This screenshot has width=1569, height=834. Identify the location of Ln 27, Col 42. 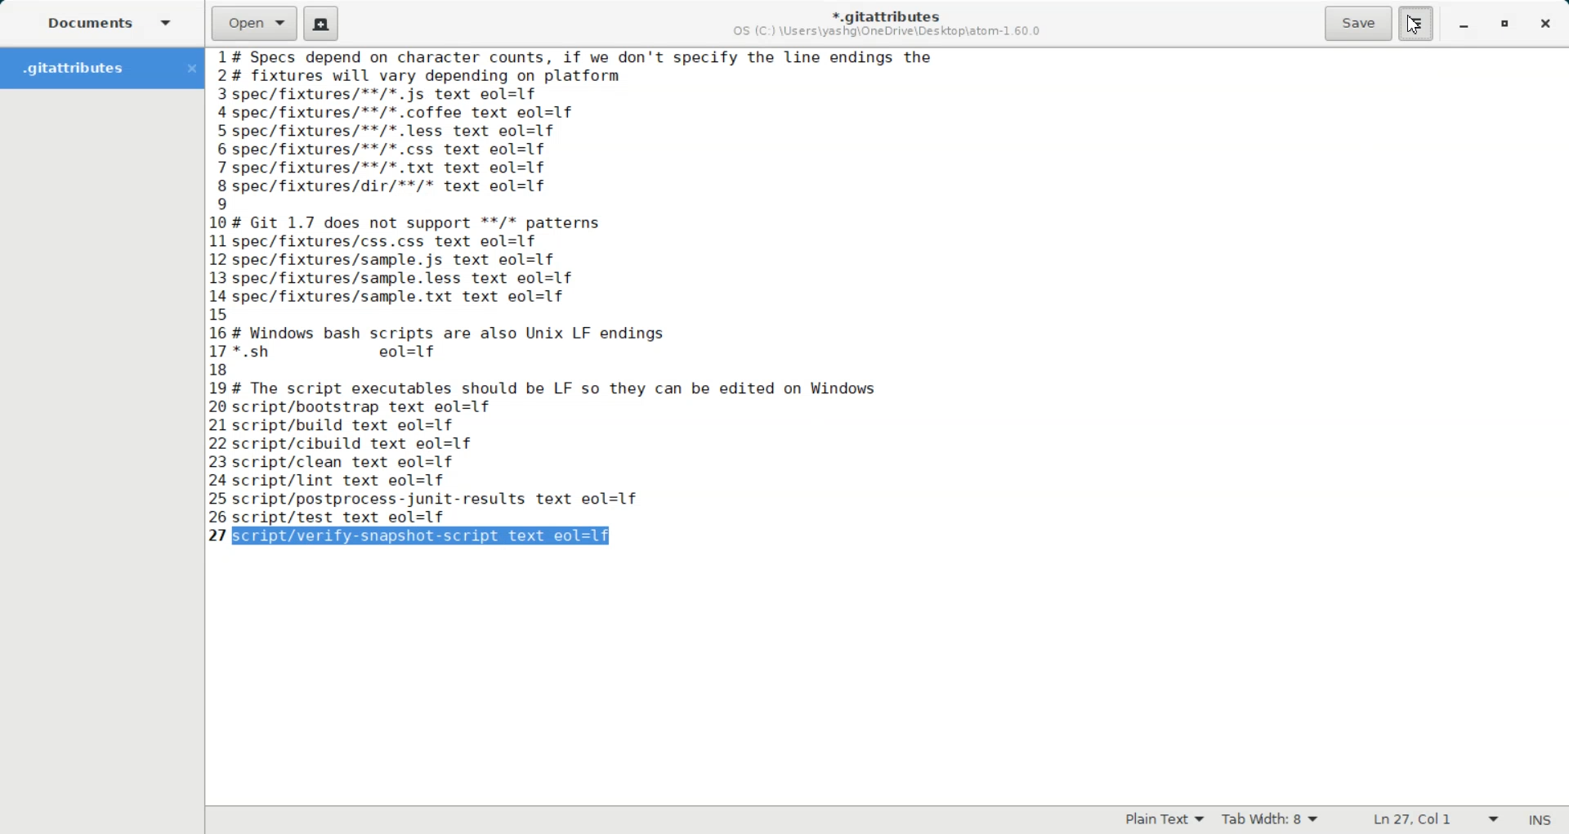
(1429, 820).